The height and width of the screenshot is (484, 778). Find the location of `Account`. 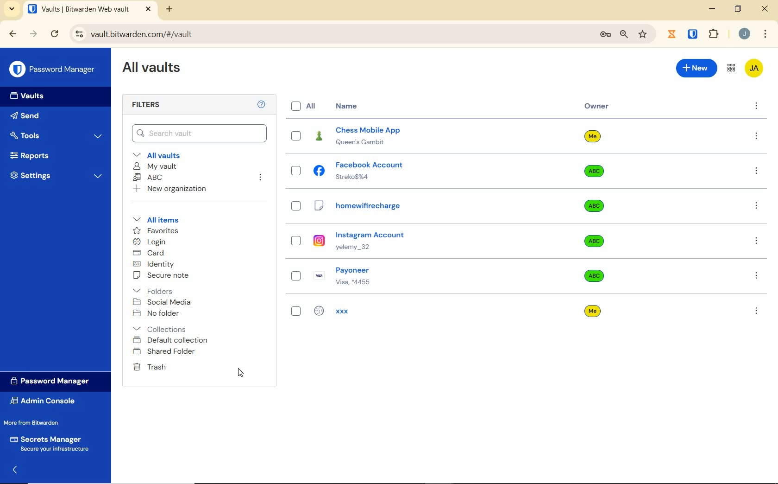

Account is located at coordinates (744, 35).